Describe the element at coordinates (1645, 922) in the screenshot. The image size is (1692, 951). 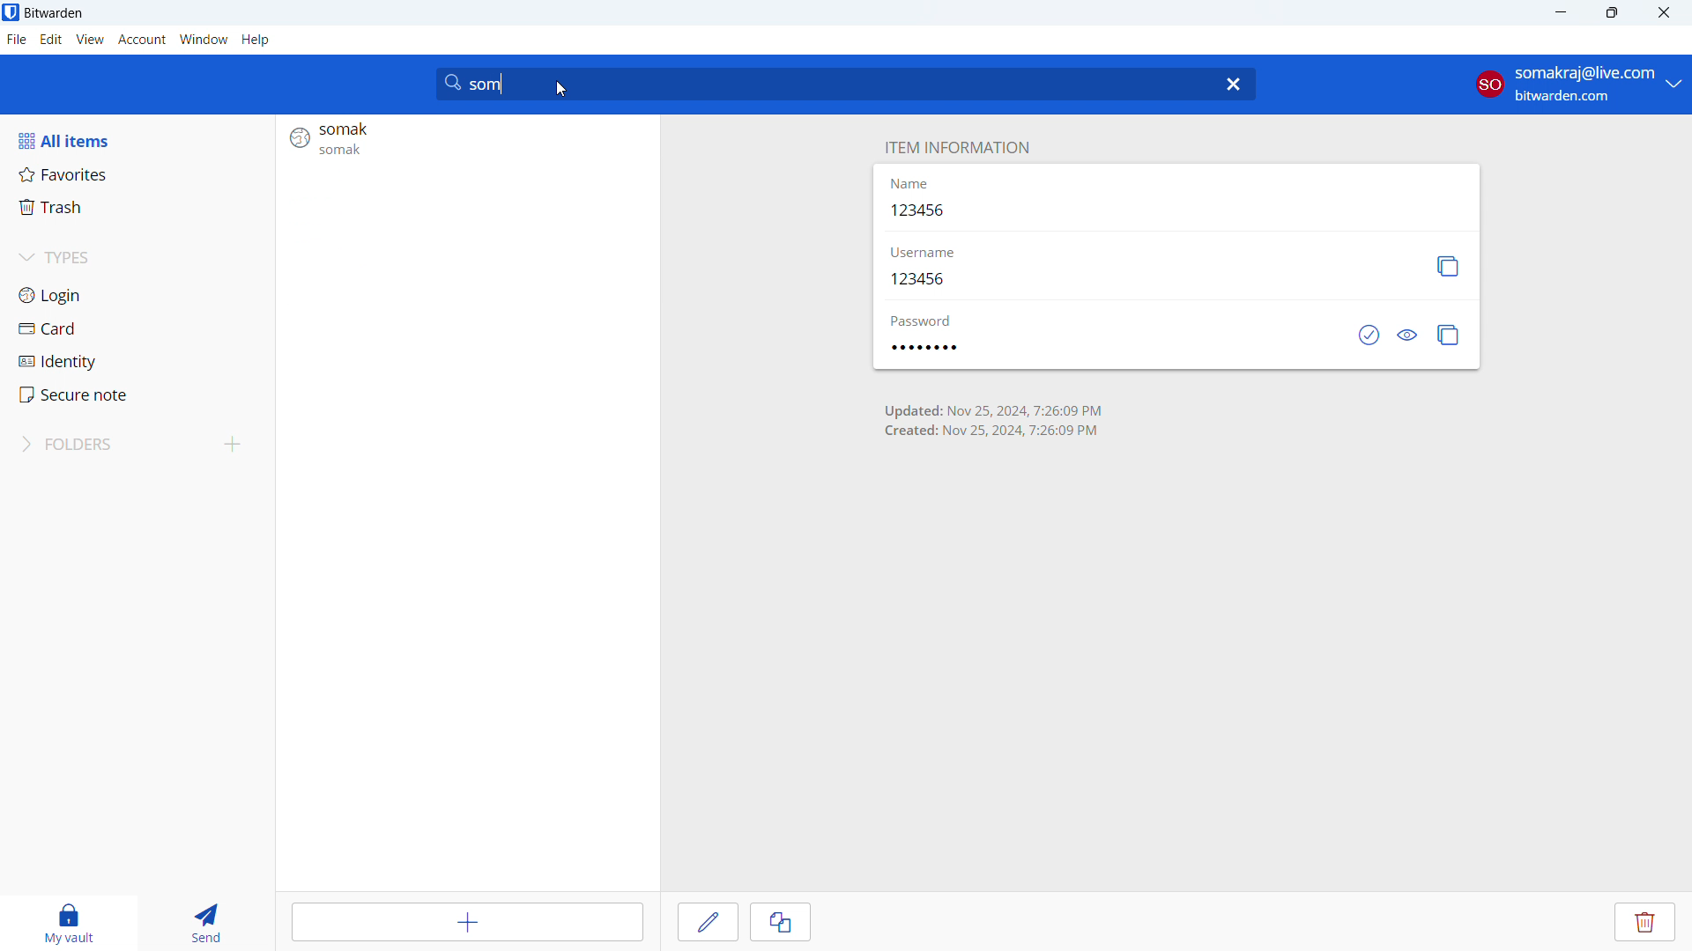
I see `delete entry` at that location.